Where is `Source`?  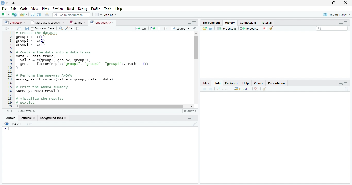
Source is located at coordinates (180, 29).